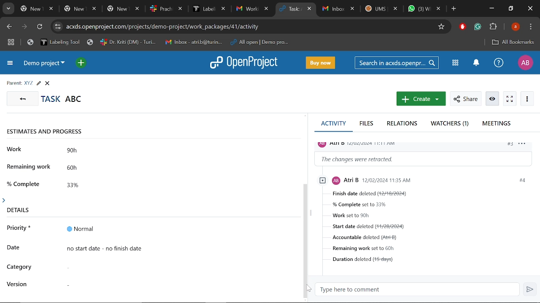 Image resolution: width=540 pixels, height=303 pixels. I want to click on Task details, so click(433, 231).